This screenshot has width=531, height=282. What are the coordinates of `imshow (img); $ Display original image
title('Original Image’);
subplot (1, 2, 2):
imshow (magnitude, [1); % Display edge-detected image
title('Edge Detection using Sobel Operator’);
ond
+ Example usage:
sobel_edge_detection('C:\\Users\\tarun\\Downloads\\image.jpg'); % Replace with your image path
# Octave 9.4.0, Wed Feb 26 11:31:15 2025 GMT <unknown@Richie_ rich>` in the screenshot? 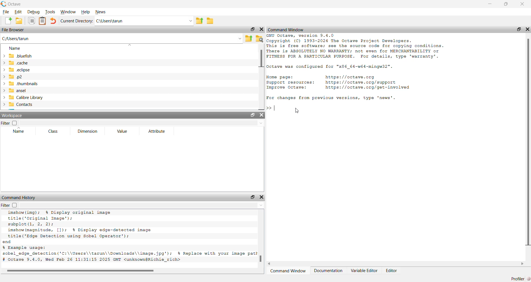 It's located at (130, 238).